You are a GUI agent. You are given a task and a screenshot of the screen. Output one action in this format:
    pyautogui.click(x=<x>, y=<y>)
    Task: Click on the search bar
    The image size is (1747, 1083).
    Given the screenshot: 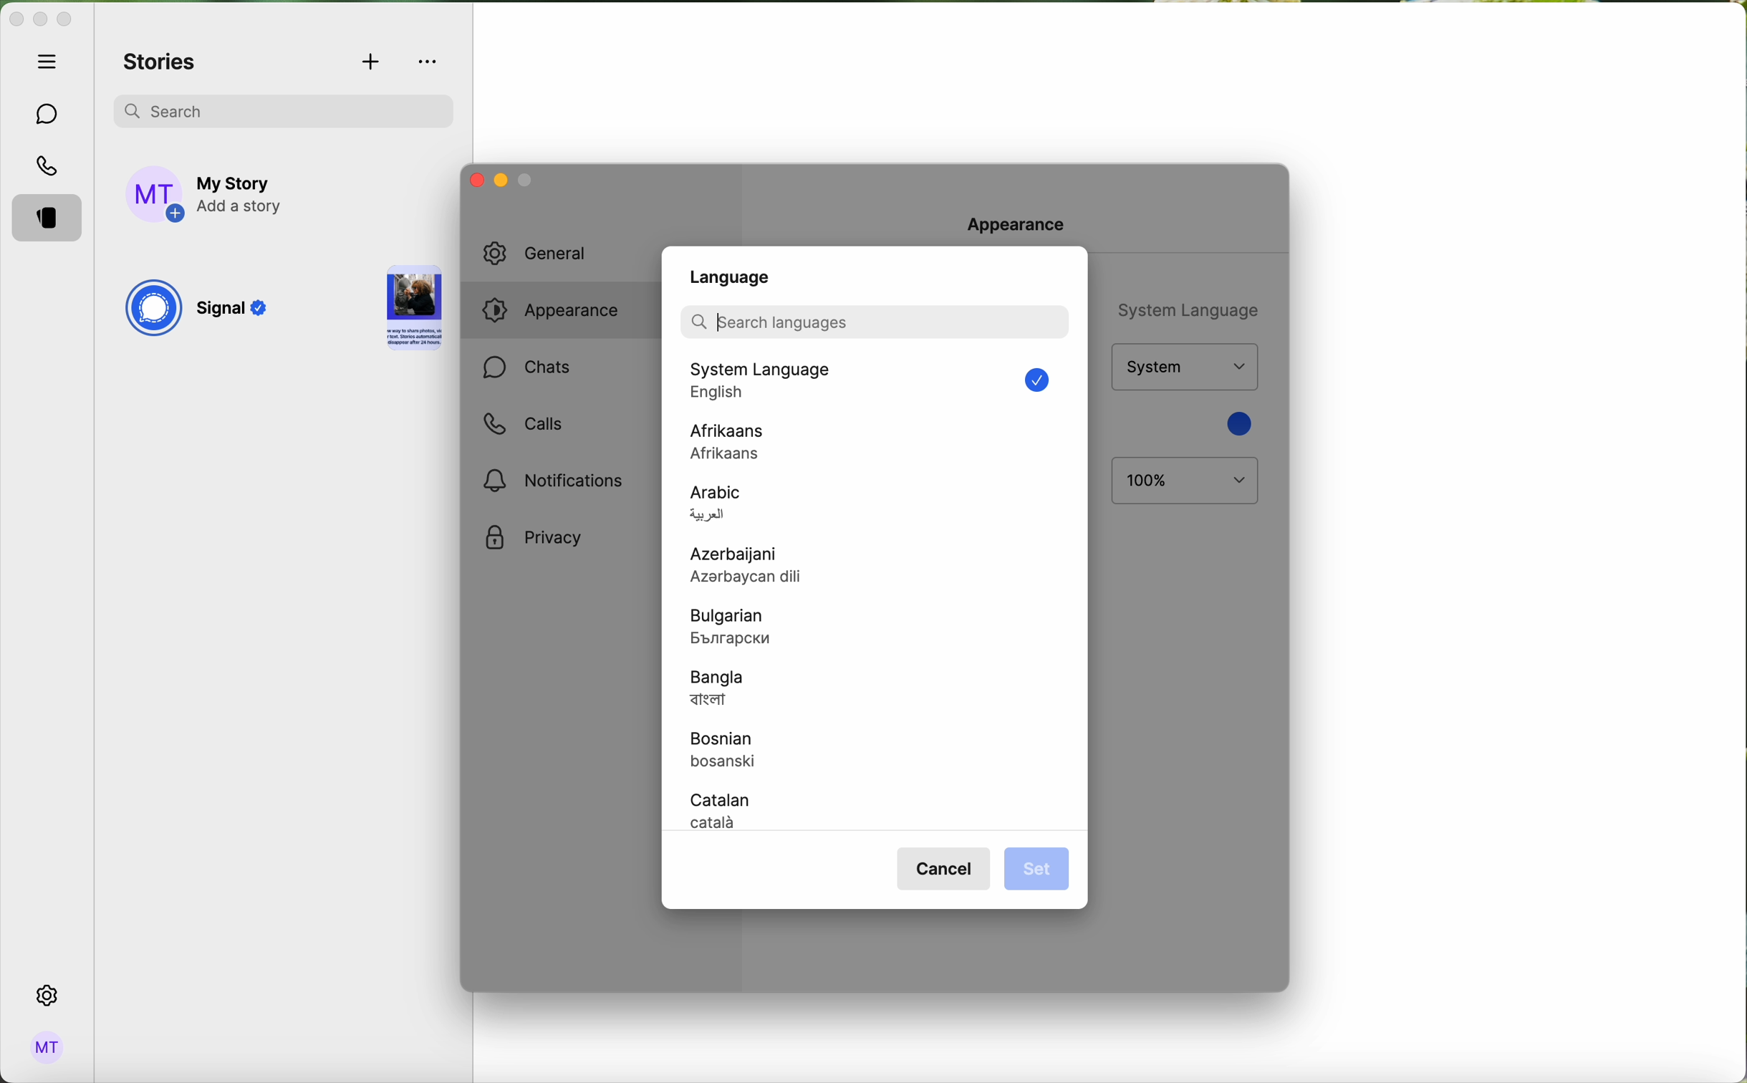 What is the action you would take?
    pyautogui.click(x=283, y=108)
    